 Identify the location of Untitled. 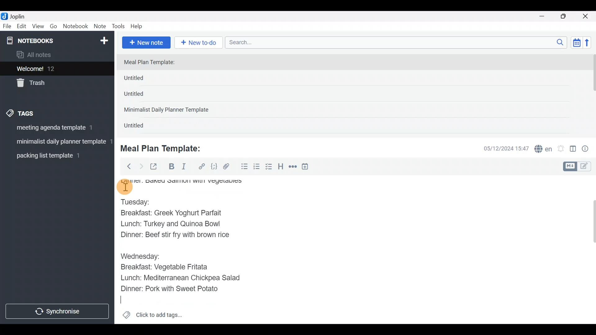
(142, 96).